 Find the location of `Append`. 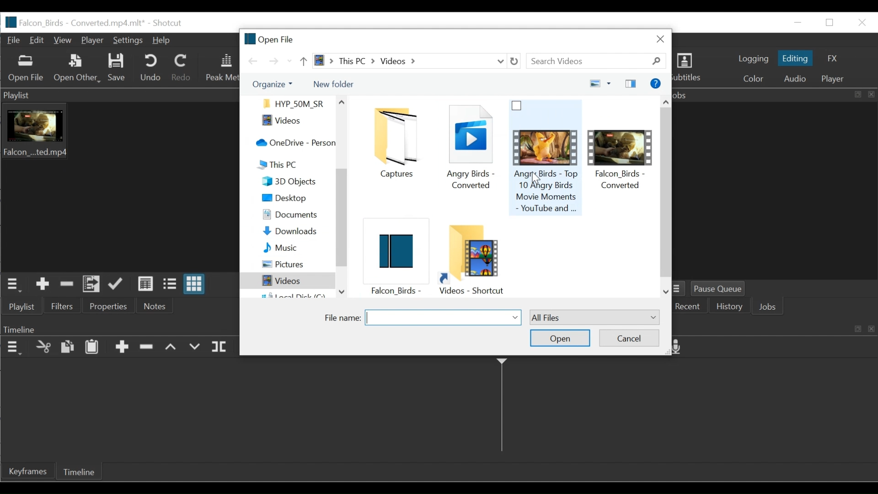

Append is located at coordinates (122, 348).